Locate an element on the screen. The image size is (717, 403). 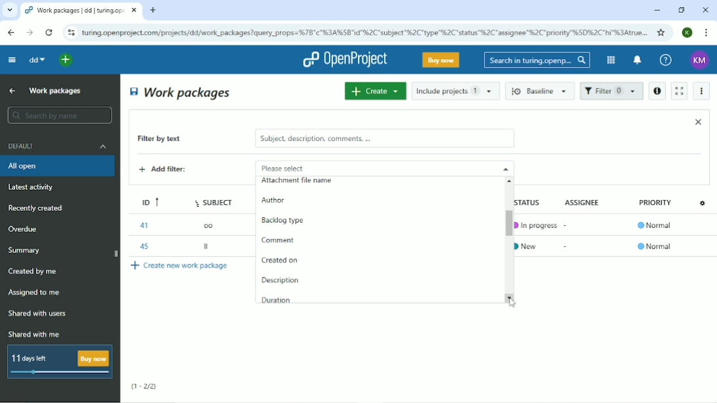
- is located at coordinates (567, 246).